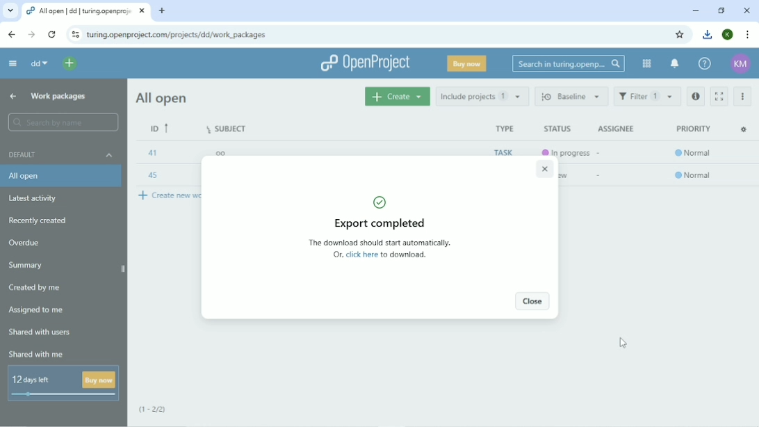  What do you see at coordinates (38, 311) in the screenshot?
I see `Assigned to me` at bounding box center [38, 311].